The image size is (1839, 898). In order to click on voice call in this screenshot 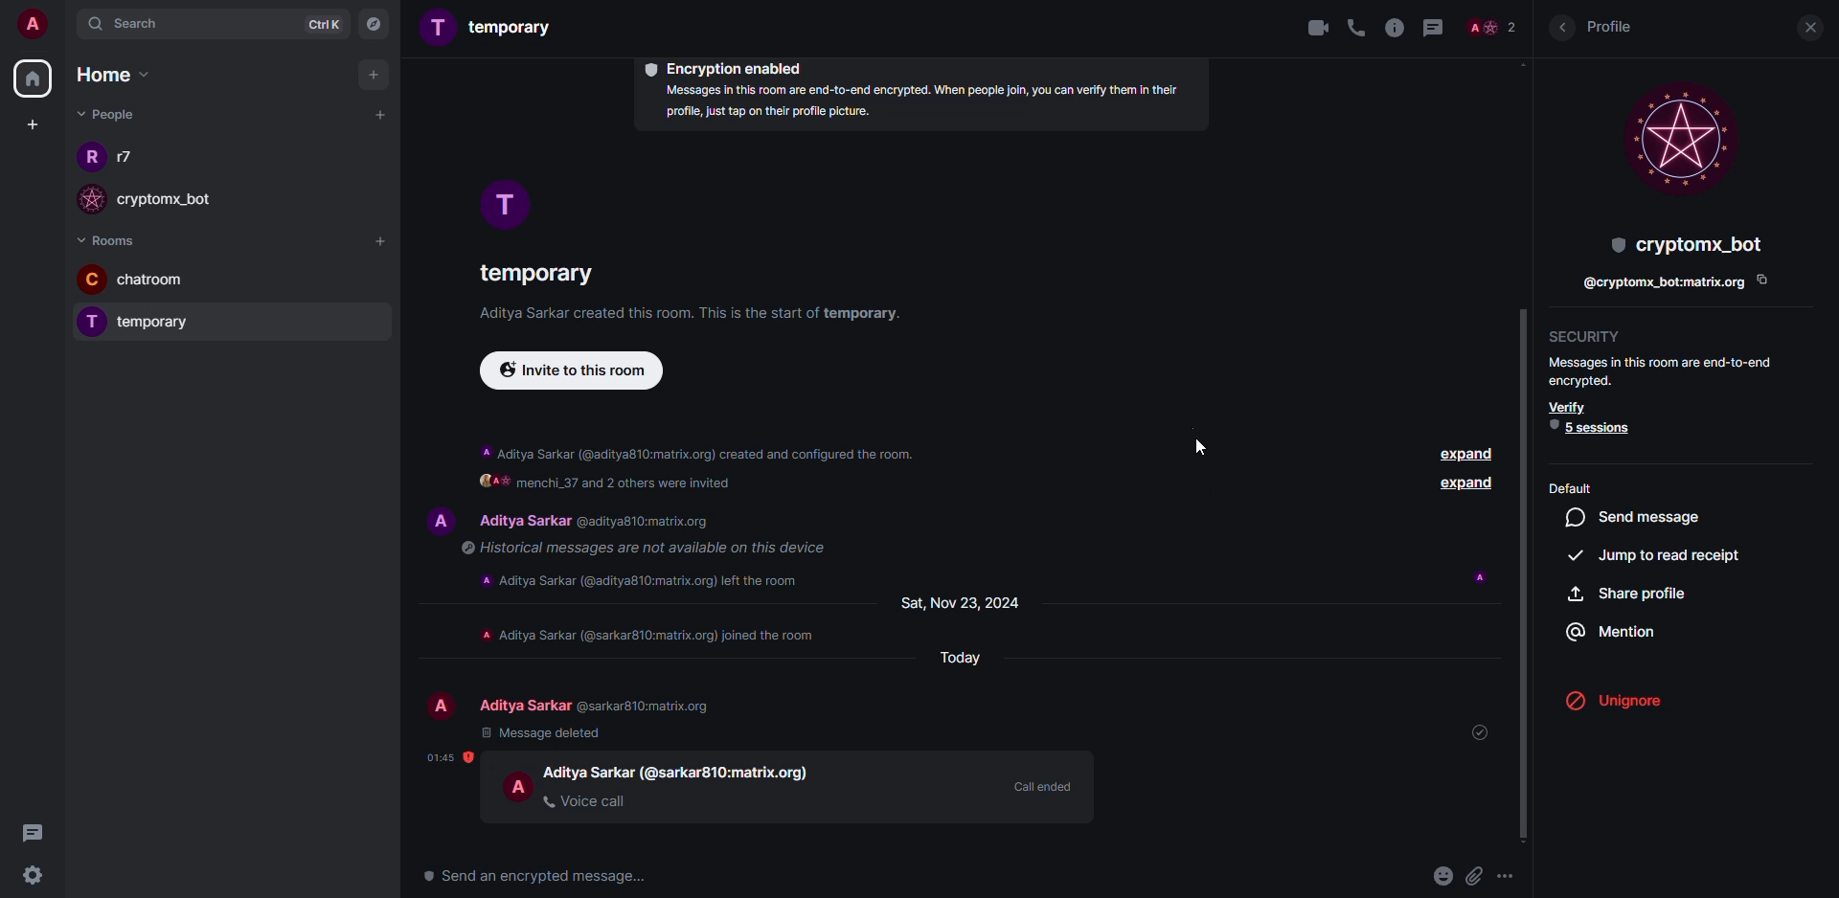, I will do `click(587, 800)`.